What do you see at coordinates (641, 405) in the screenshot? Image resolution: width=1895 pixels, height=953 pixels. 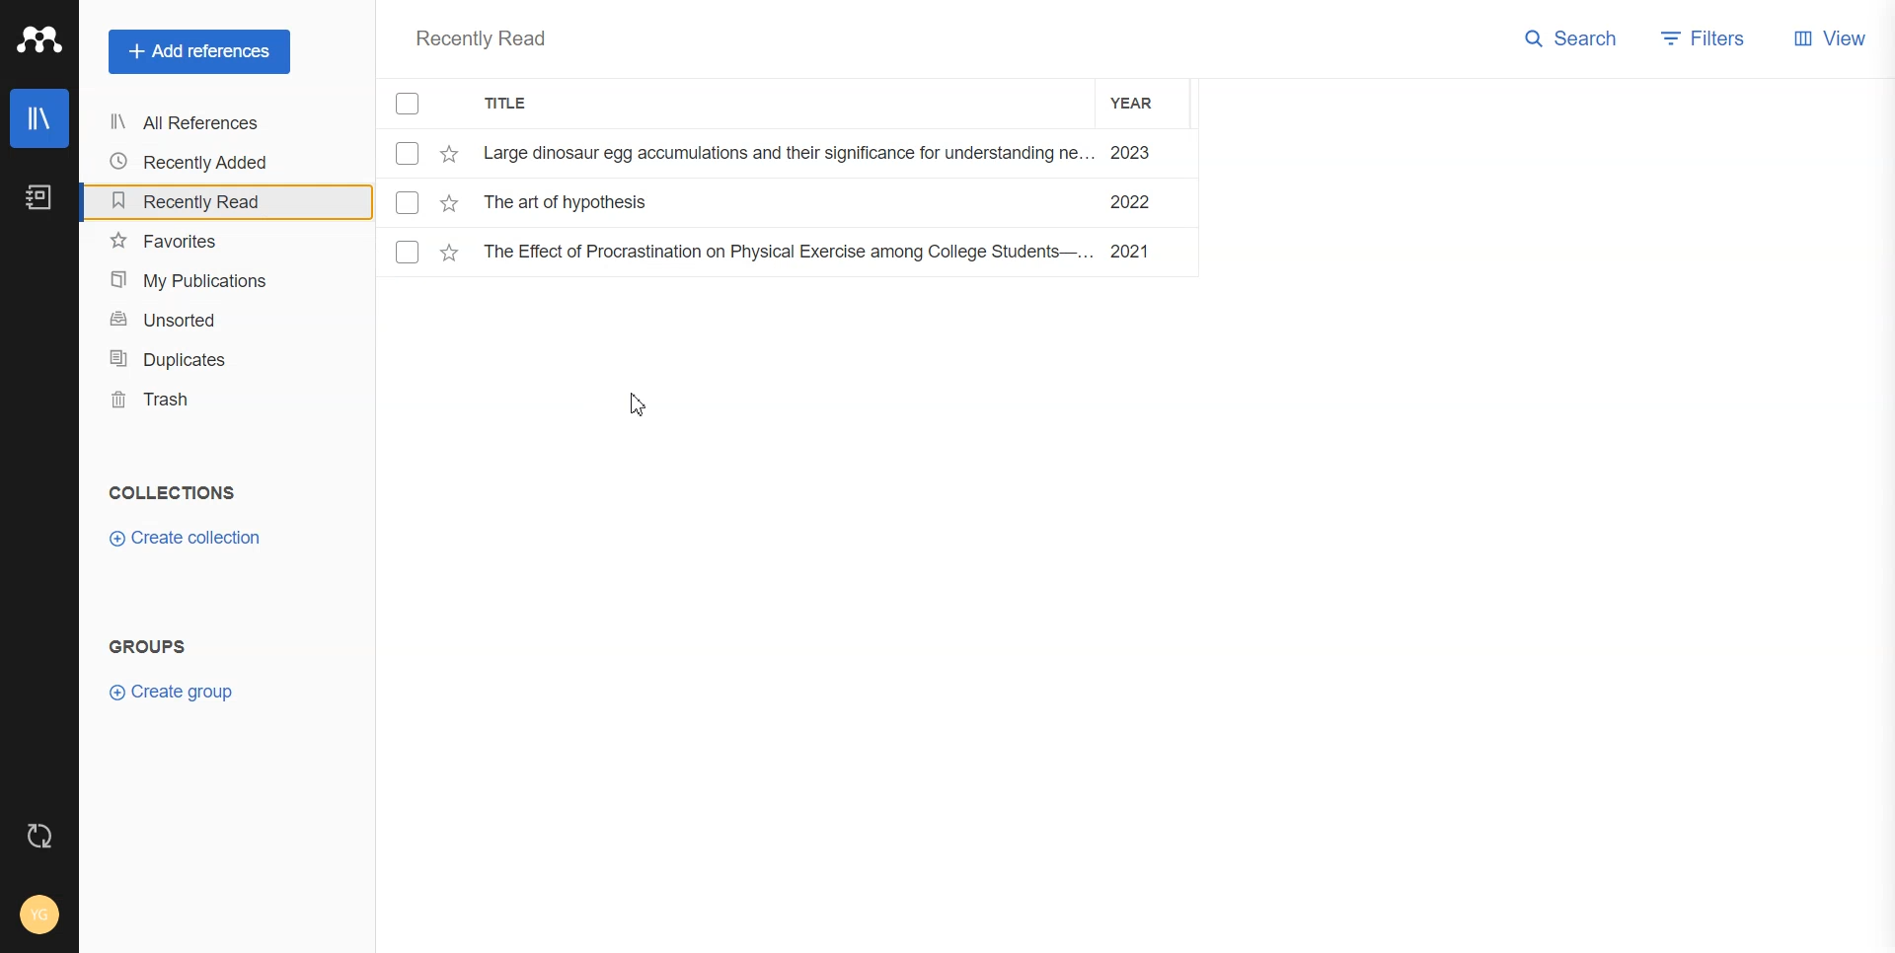 I see `Cursor` at bounding box center [641, 405].